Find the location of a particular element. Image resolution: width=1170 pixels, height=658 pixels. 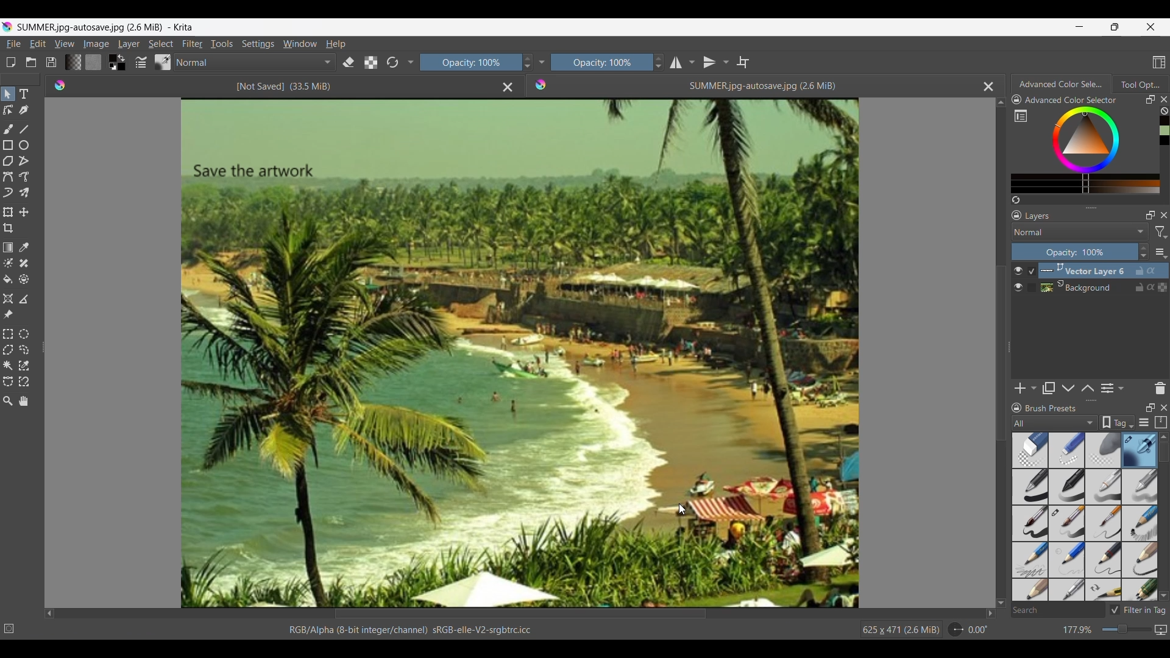

Storage resources is located at coordinates (1160, 422).